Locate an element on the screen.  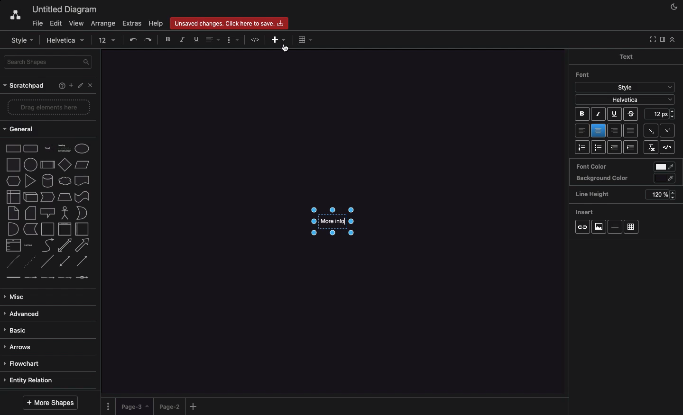
text is located at coordinates (48, 149).